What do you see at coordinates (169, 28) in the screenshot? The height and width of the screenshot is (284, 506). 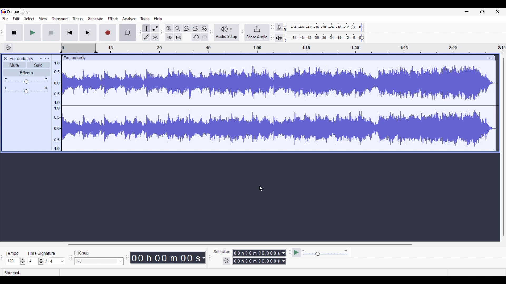 I see `Zoom in` at bounding box center [169, 28].